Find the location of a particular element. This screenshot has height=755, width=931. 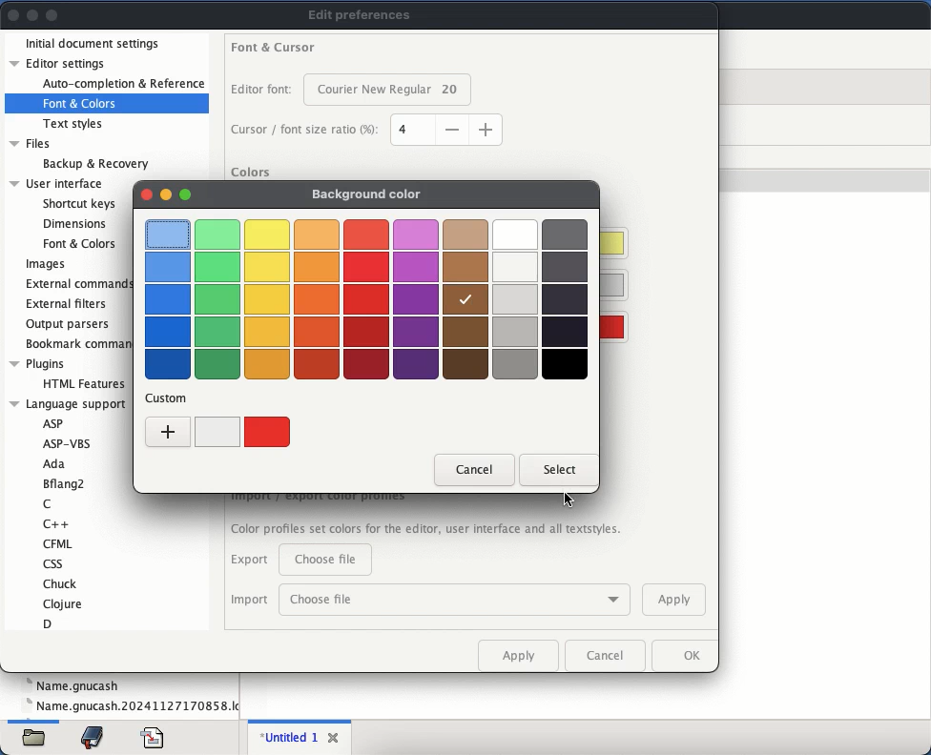

import is located at coordinates (249, 601).